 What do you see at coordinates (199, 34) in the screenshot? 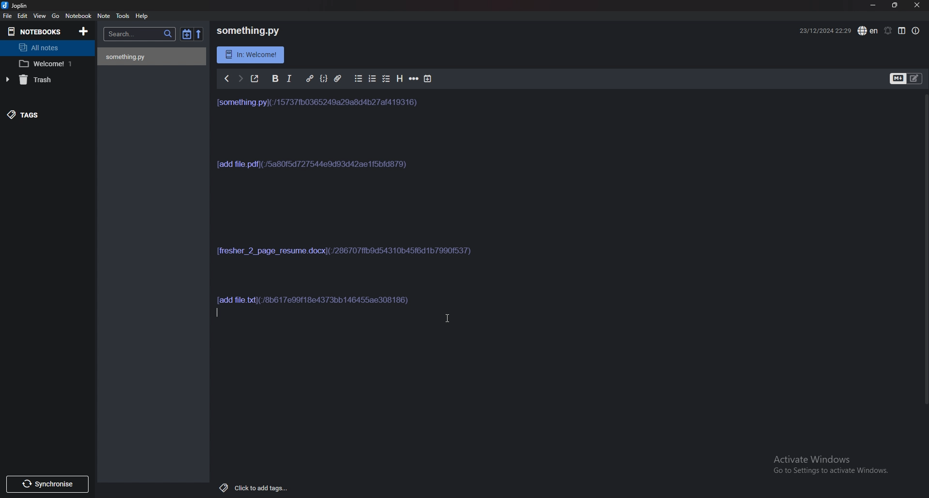
I see `Reverse sort order` at bounding box center [199, 34].